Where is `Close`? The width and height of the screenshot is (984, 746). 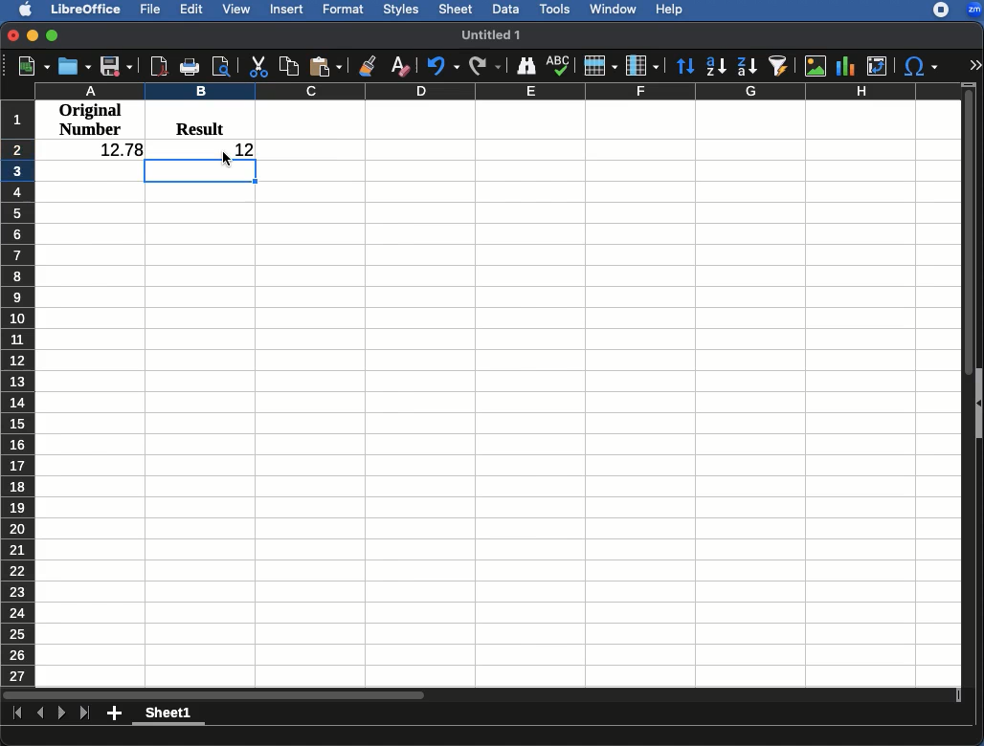
Close is located at coordinates (11, 37).